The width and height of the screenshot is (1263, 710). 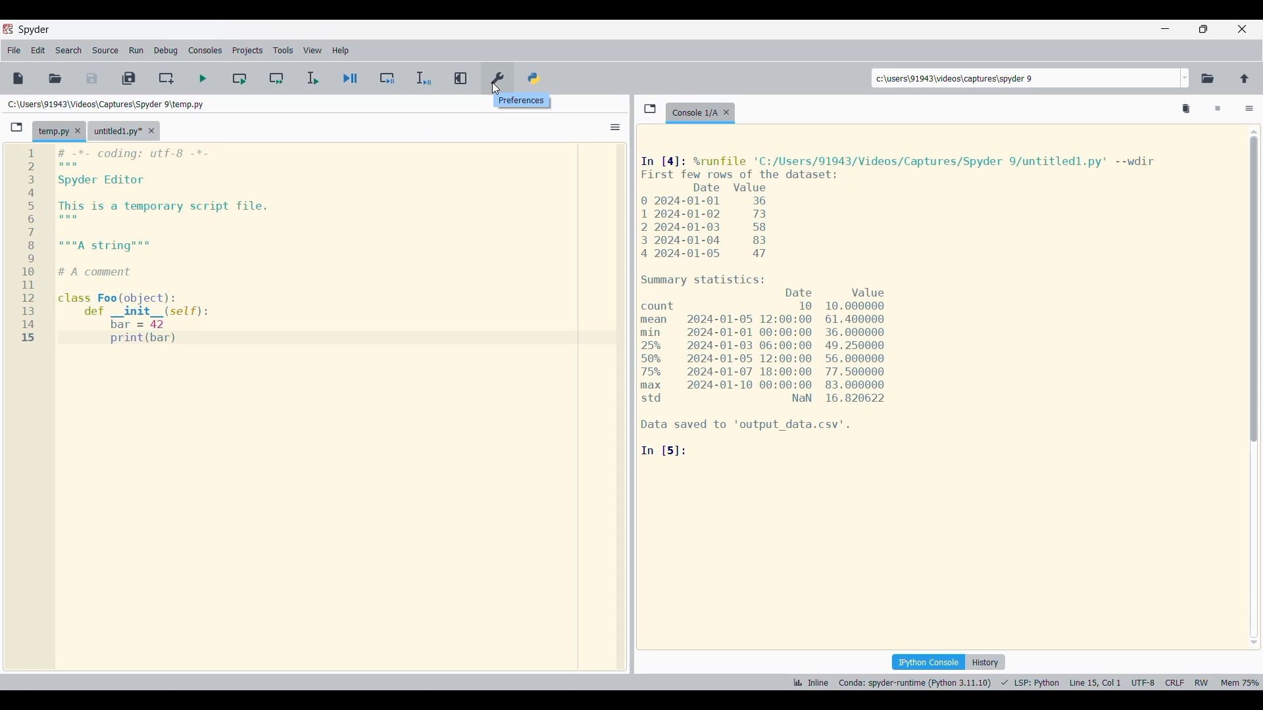 What do you see at coordinates (534, 77) in the screenshot?
I see `PYTHONPATH manager` at bounding box center [534, 77].